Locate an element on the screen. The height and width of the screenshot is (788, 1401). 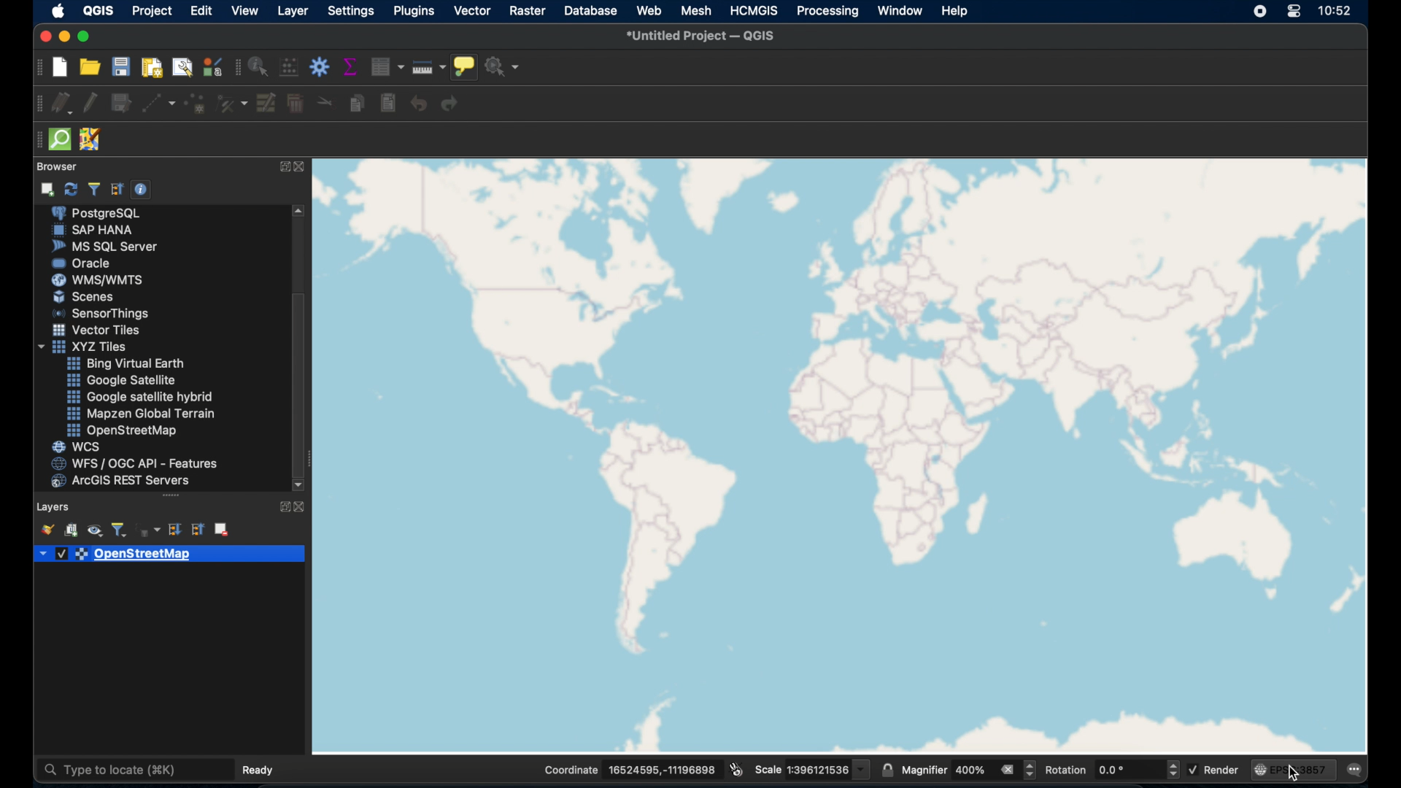
show map tips is located at coordinates (466, 66).